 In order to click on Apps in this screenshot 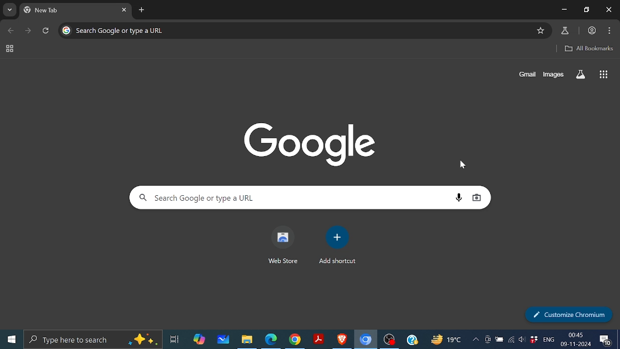, I will do `click(604, 76)`.